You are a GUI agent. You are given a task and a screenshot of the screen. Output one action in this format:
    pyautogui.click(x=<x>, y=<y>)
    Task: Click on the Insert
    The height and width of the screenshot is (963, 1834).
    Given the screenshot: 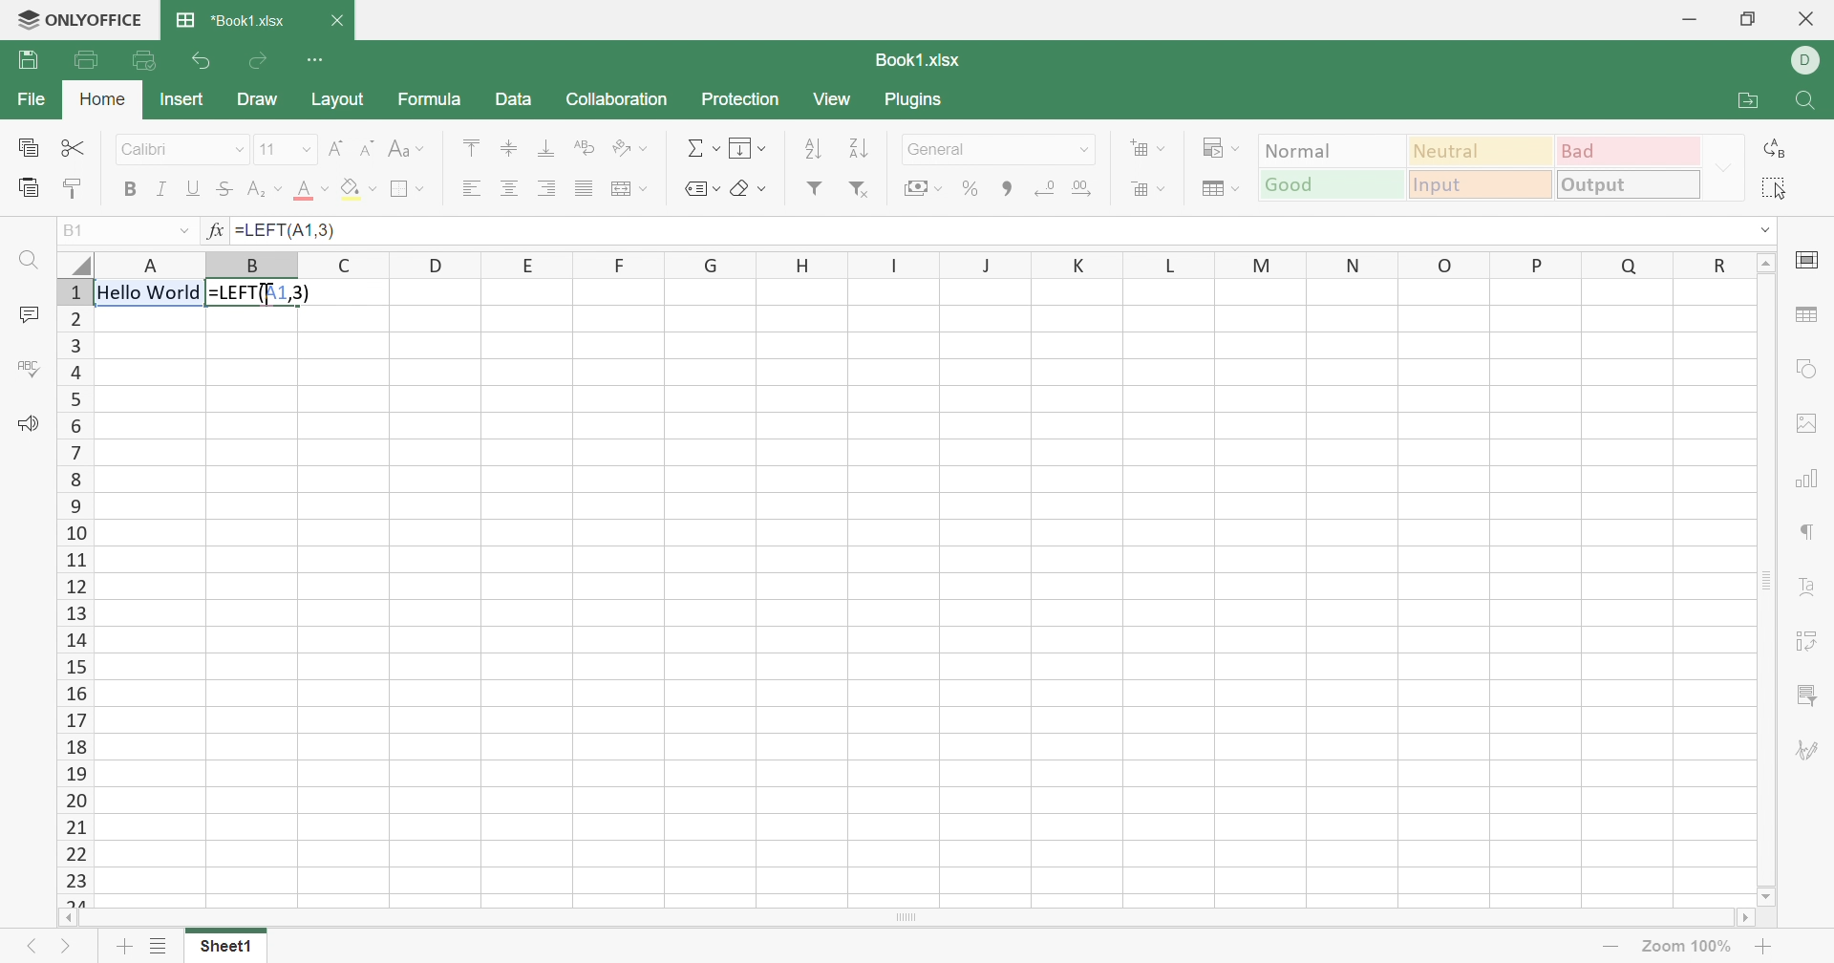 What is the action you would take?
    pyautogui.click(x=182, y=99)
    